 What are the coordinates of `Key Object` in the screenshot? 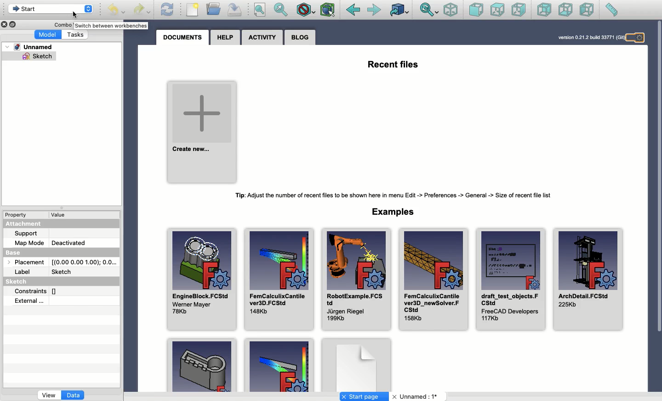 It's located at (202, 364).